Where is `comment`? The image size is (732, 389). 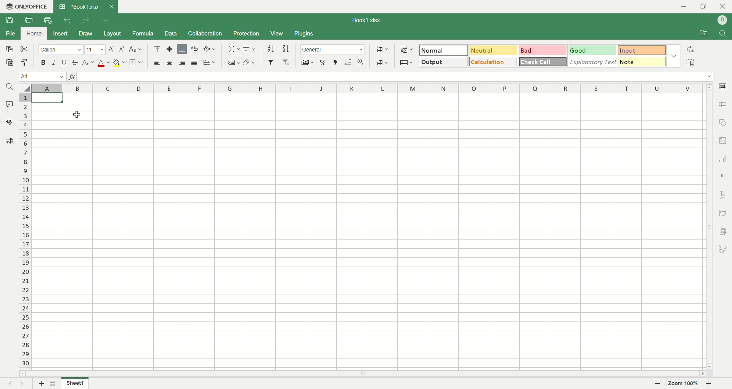
comment is located at coordinates (7, 103).